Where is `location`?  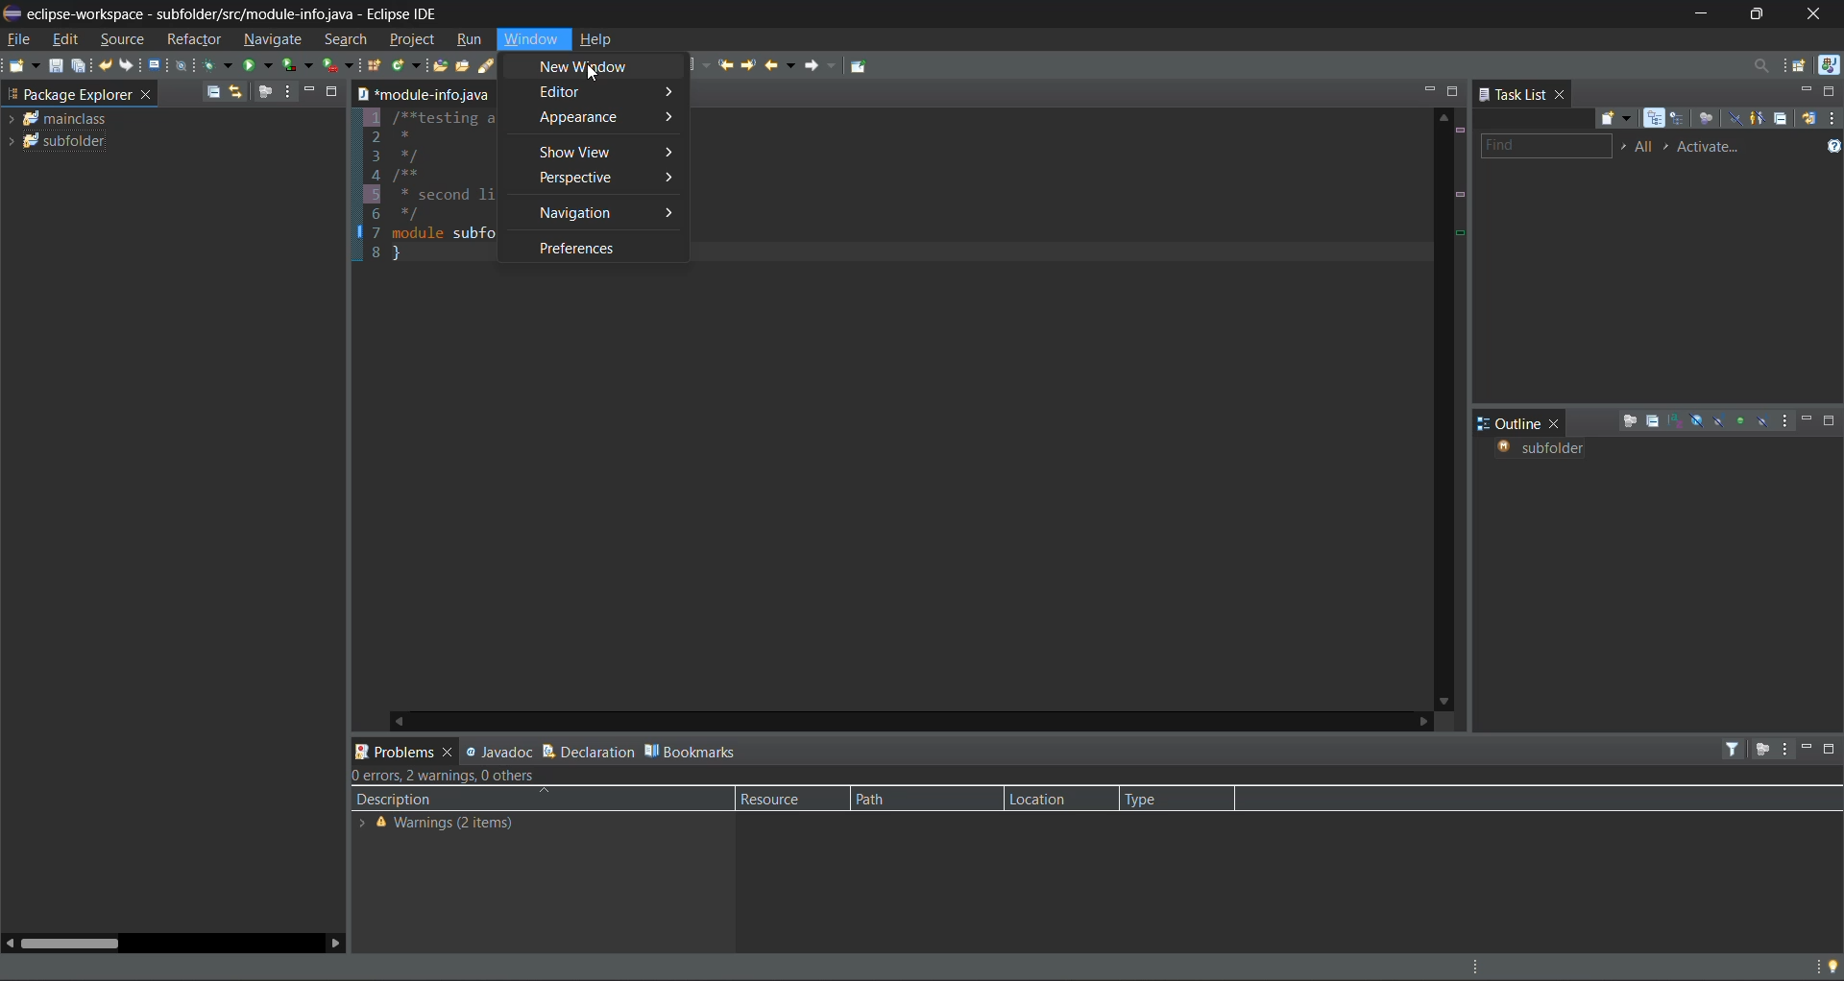 location is located at coordinates (1044, 795).